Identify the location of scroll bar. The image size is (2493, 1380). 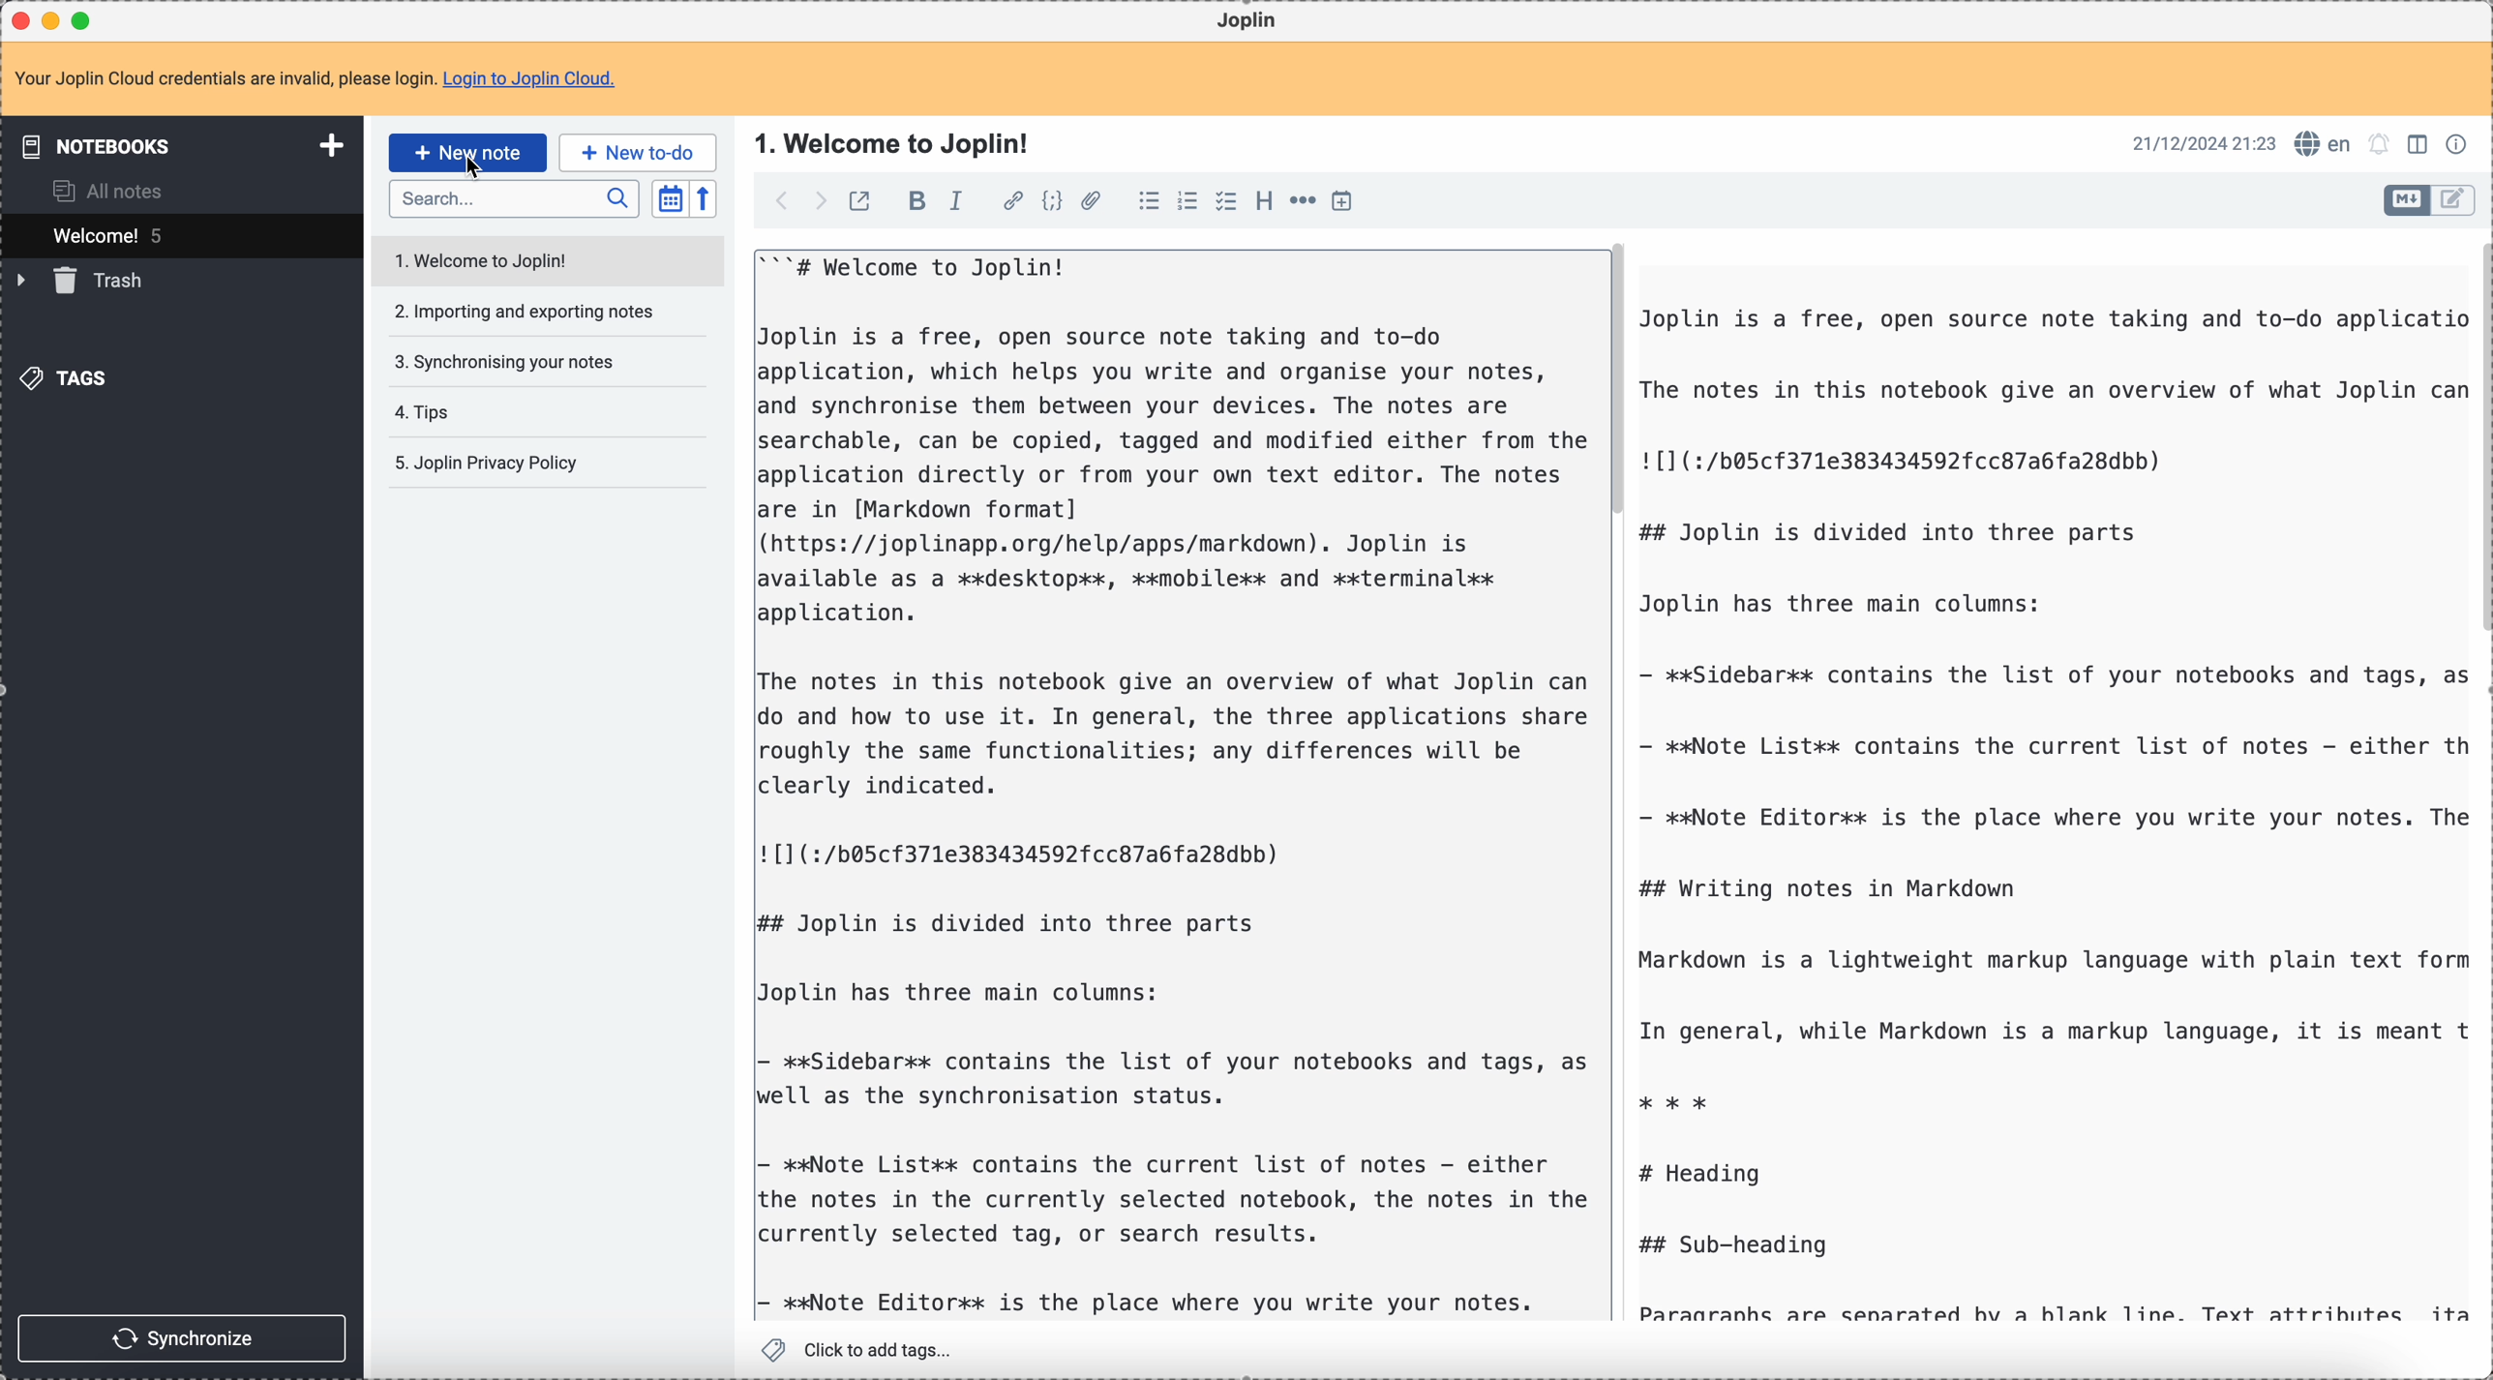
(1619, 381).